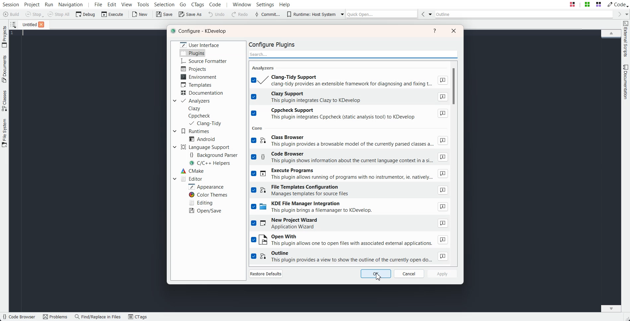 The height and width of the screenshot is (321, 630). I want to click on Apply, so click(442, 274).